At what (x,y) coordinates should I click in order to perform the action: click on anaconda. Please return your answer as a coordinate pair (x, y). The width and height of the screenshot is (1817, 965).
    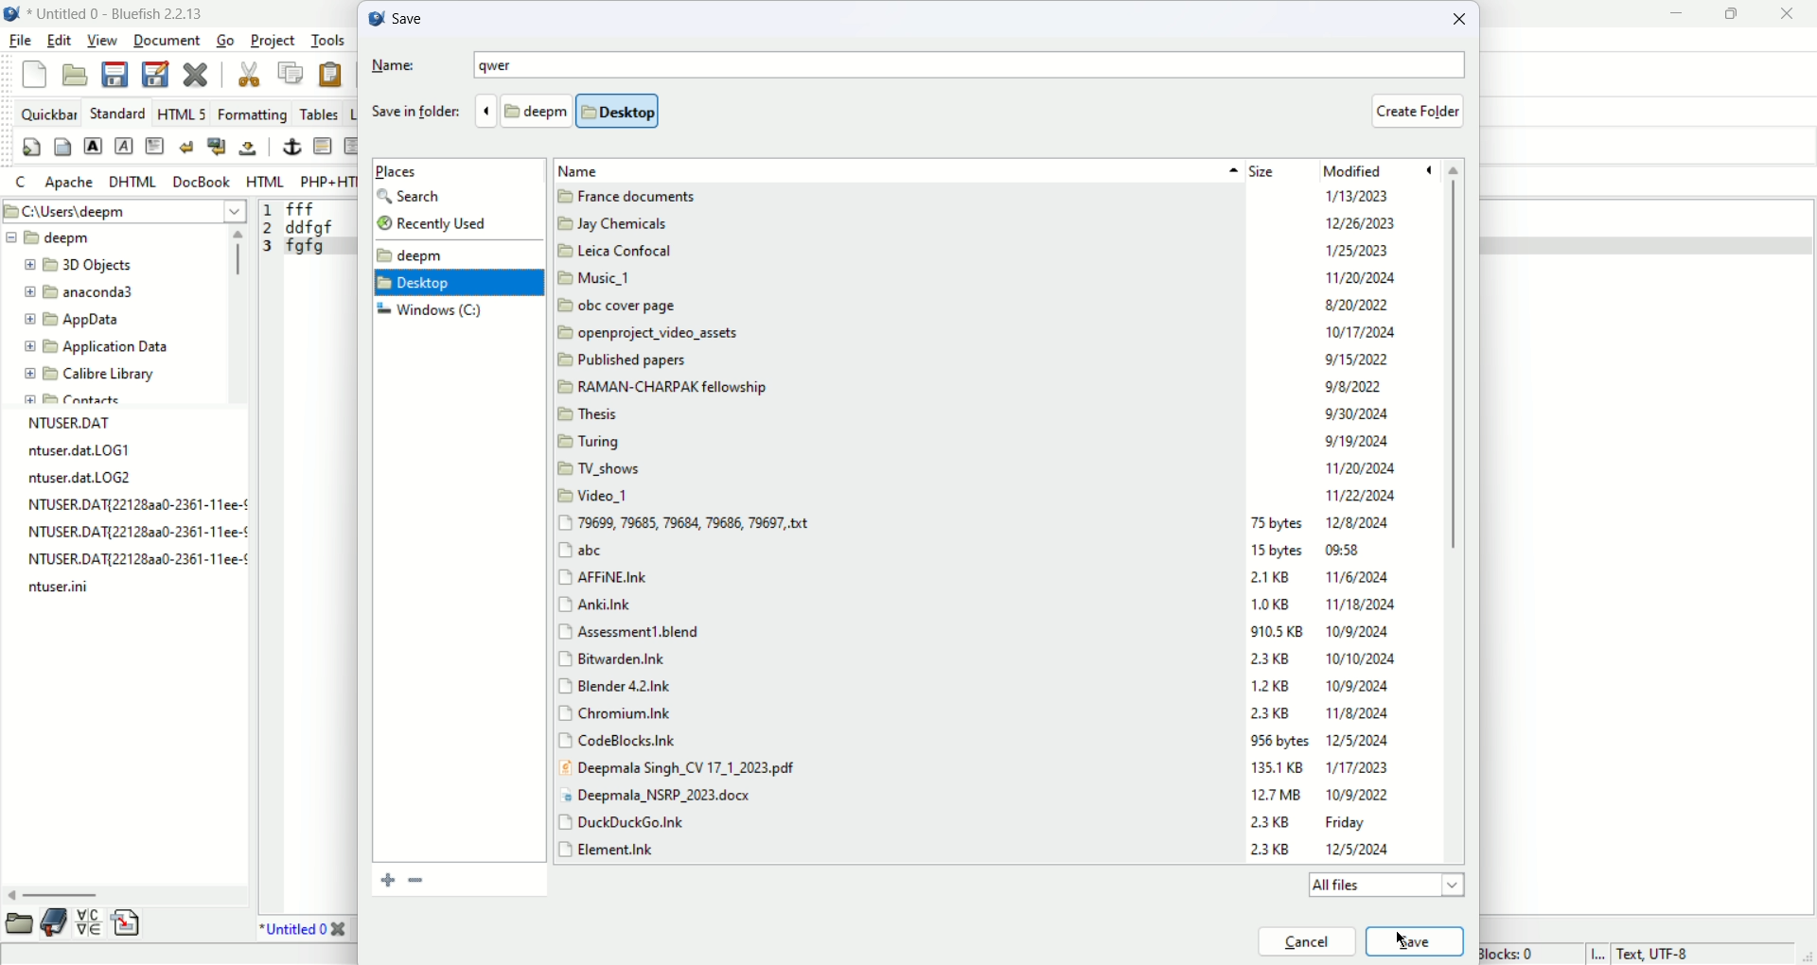
    Looking at the image, I should click on (79, 293).